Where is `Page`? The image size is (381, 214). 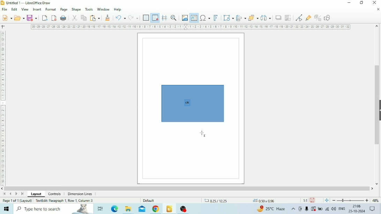 Page is located at coordinates (63, 9).